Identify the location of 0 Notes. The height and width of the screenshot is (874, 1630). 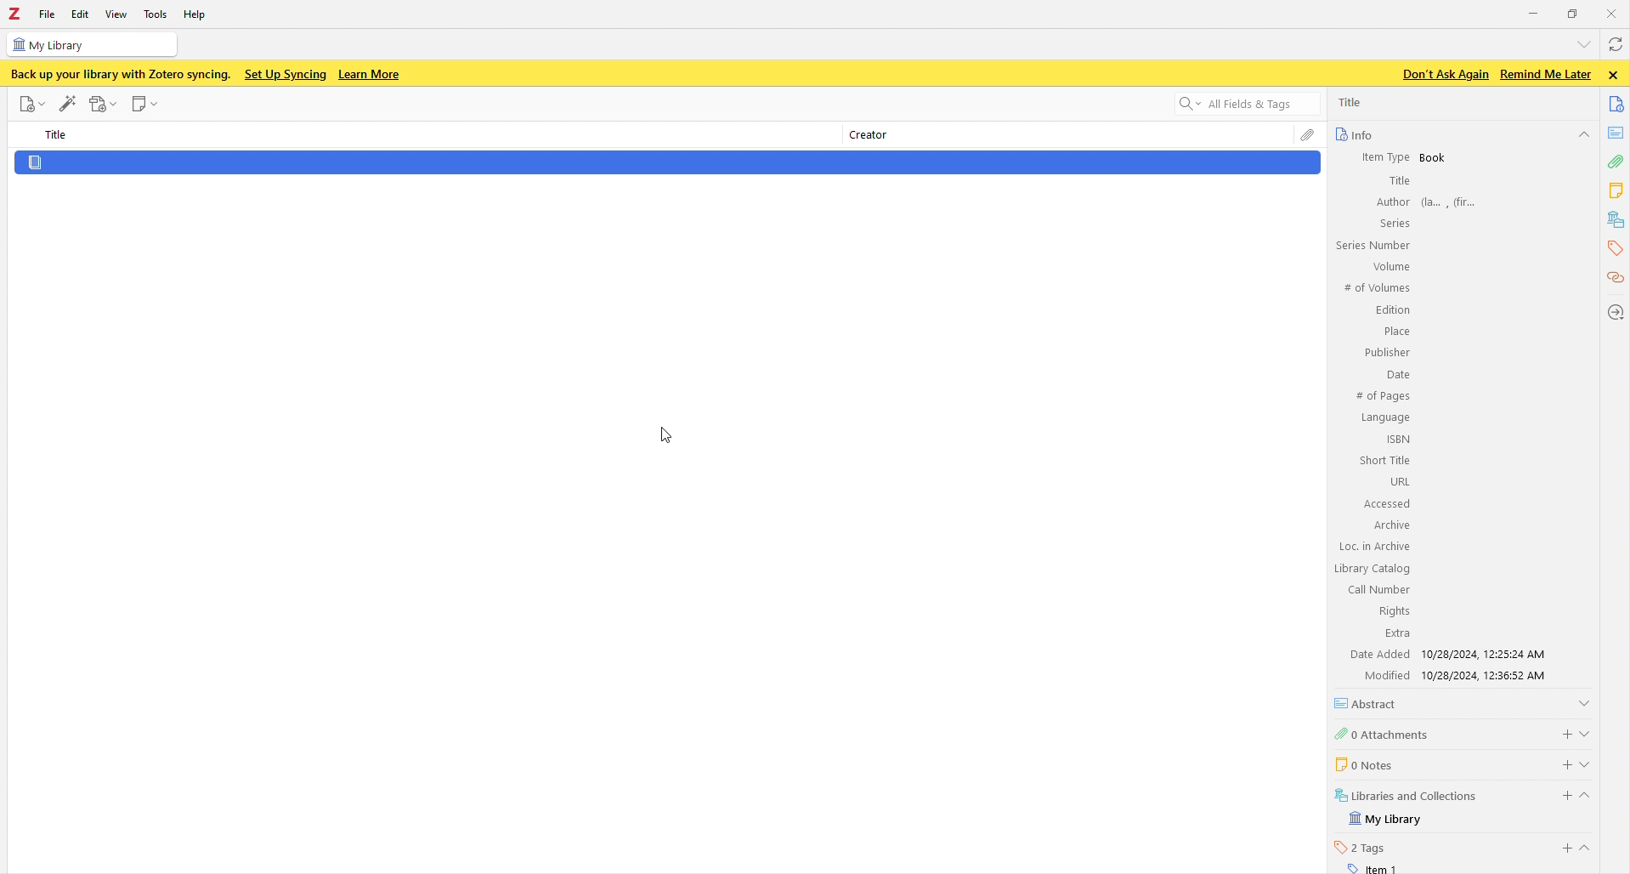
(1362, 763).